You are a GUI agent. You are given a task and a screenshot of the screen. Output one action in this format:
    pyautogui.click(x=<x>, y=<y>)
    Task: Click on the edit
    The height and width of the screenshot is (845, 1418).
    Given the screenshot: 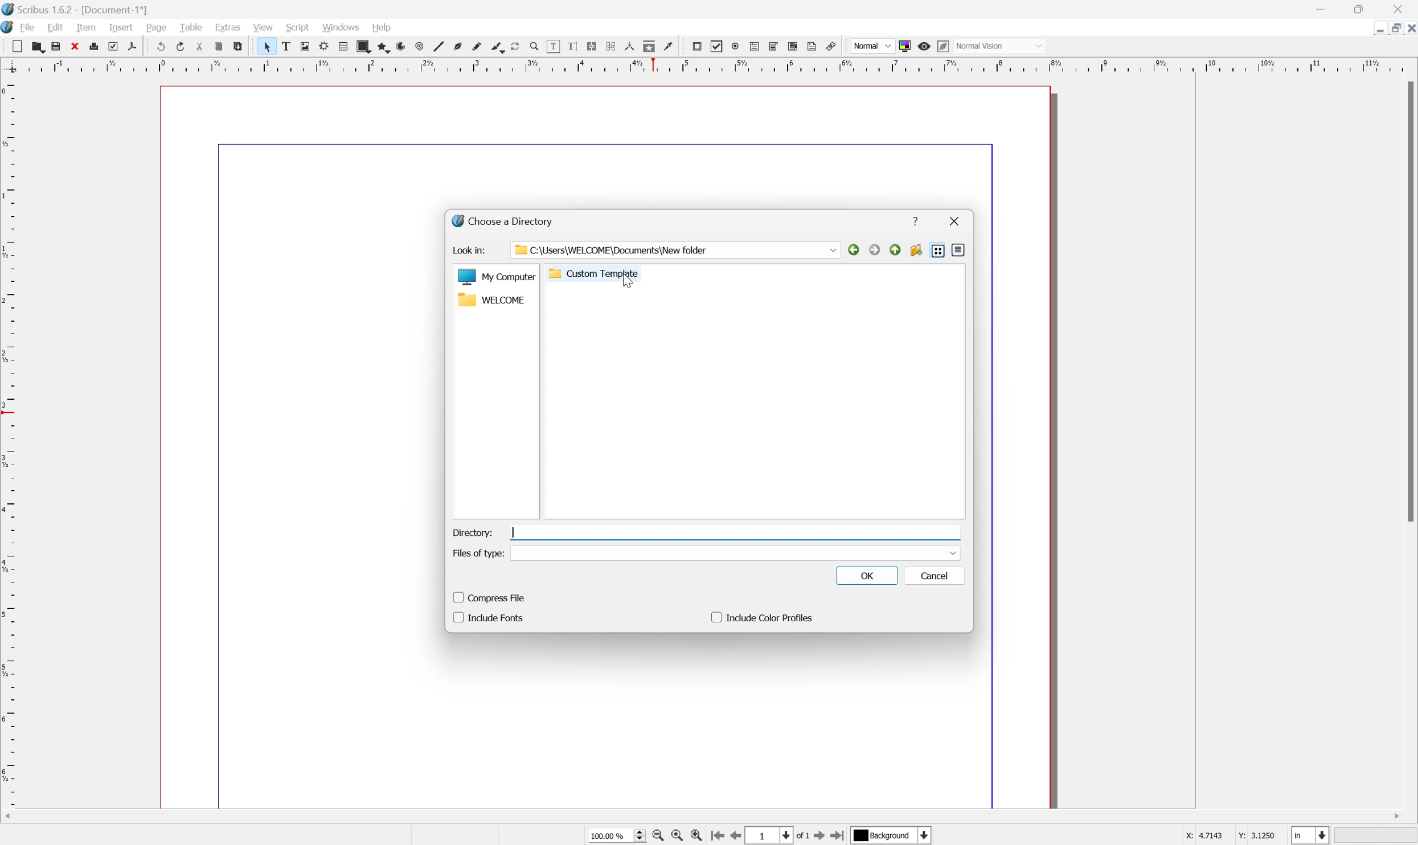 What is the action you would take?
    pyautogui.click(x=57, y=27)
    